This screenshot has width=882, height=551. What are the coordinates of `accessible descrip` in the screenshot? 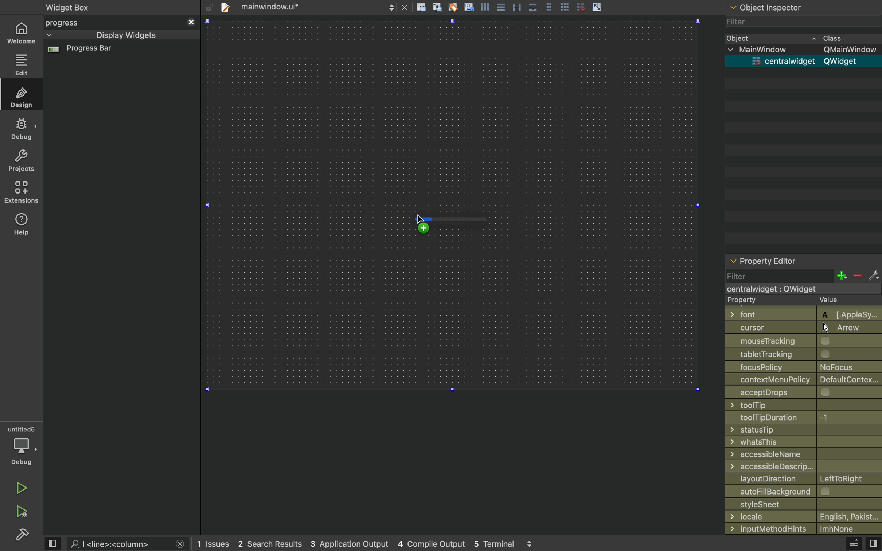 It's located at (794, 466).